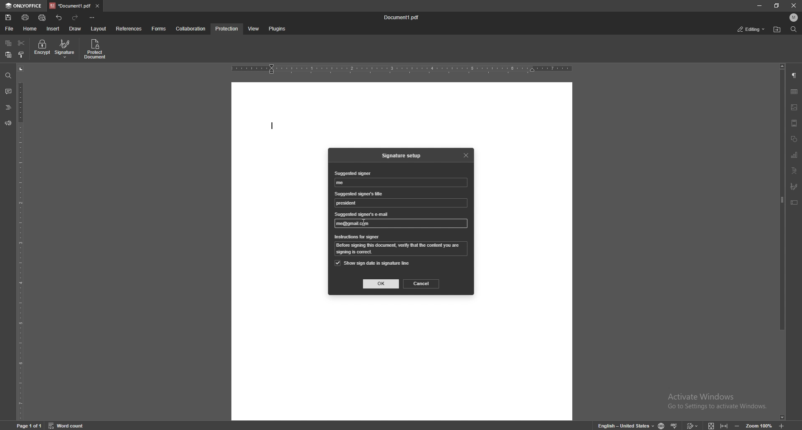 The width and height of the screenshot is (802, 430). Describe the element at coordinates (381, 284) in the screenshot. I see `ok` at that location.